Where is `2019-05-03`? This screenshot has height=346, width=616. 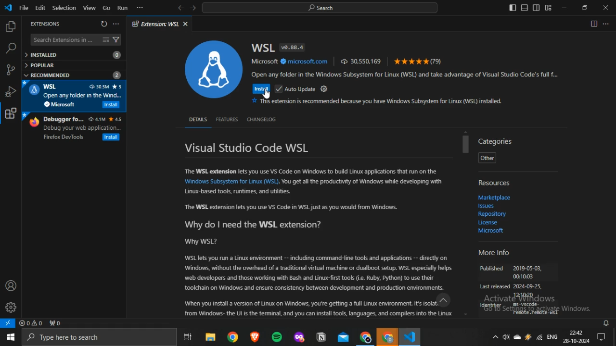
2019-05-03 is located at coordinates (527, 268).